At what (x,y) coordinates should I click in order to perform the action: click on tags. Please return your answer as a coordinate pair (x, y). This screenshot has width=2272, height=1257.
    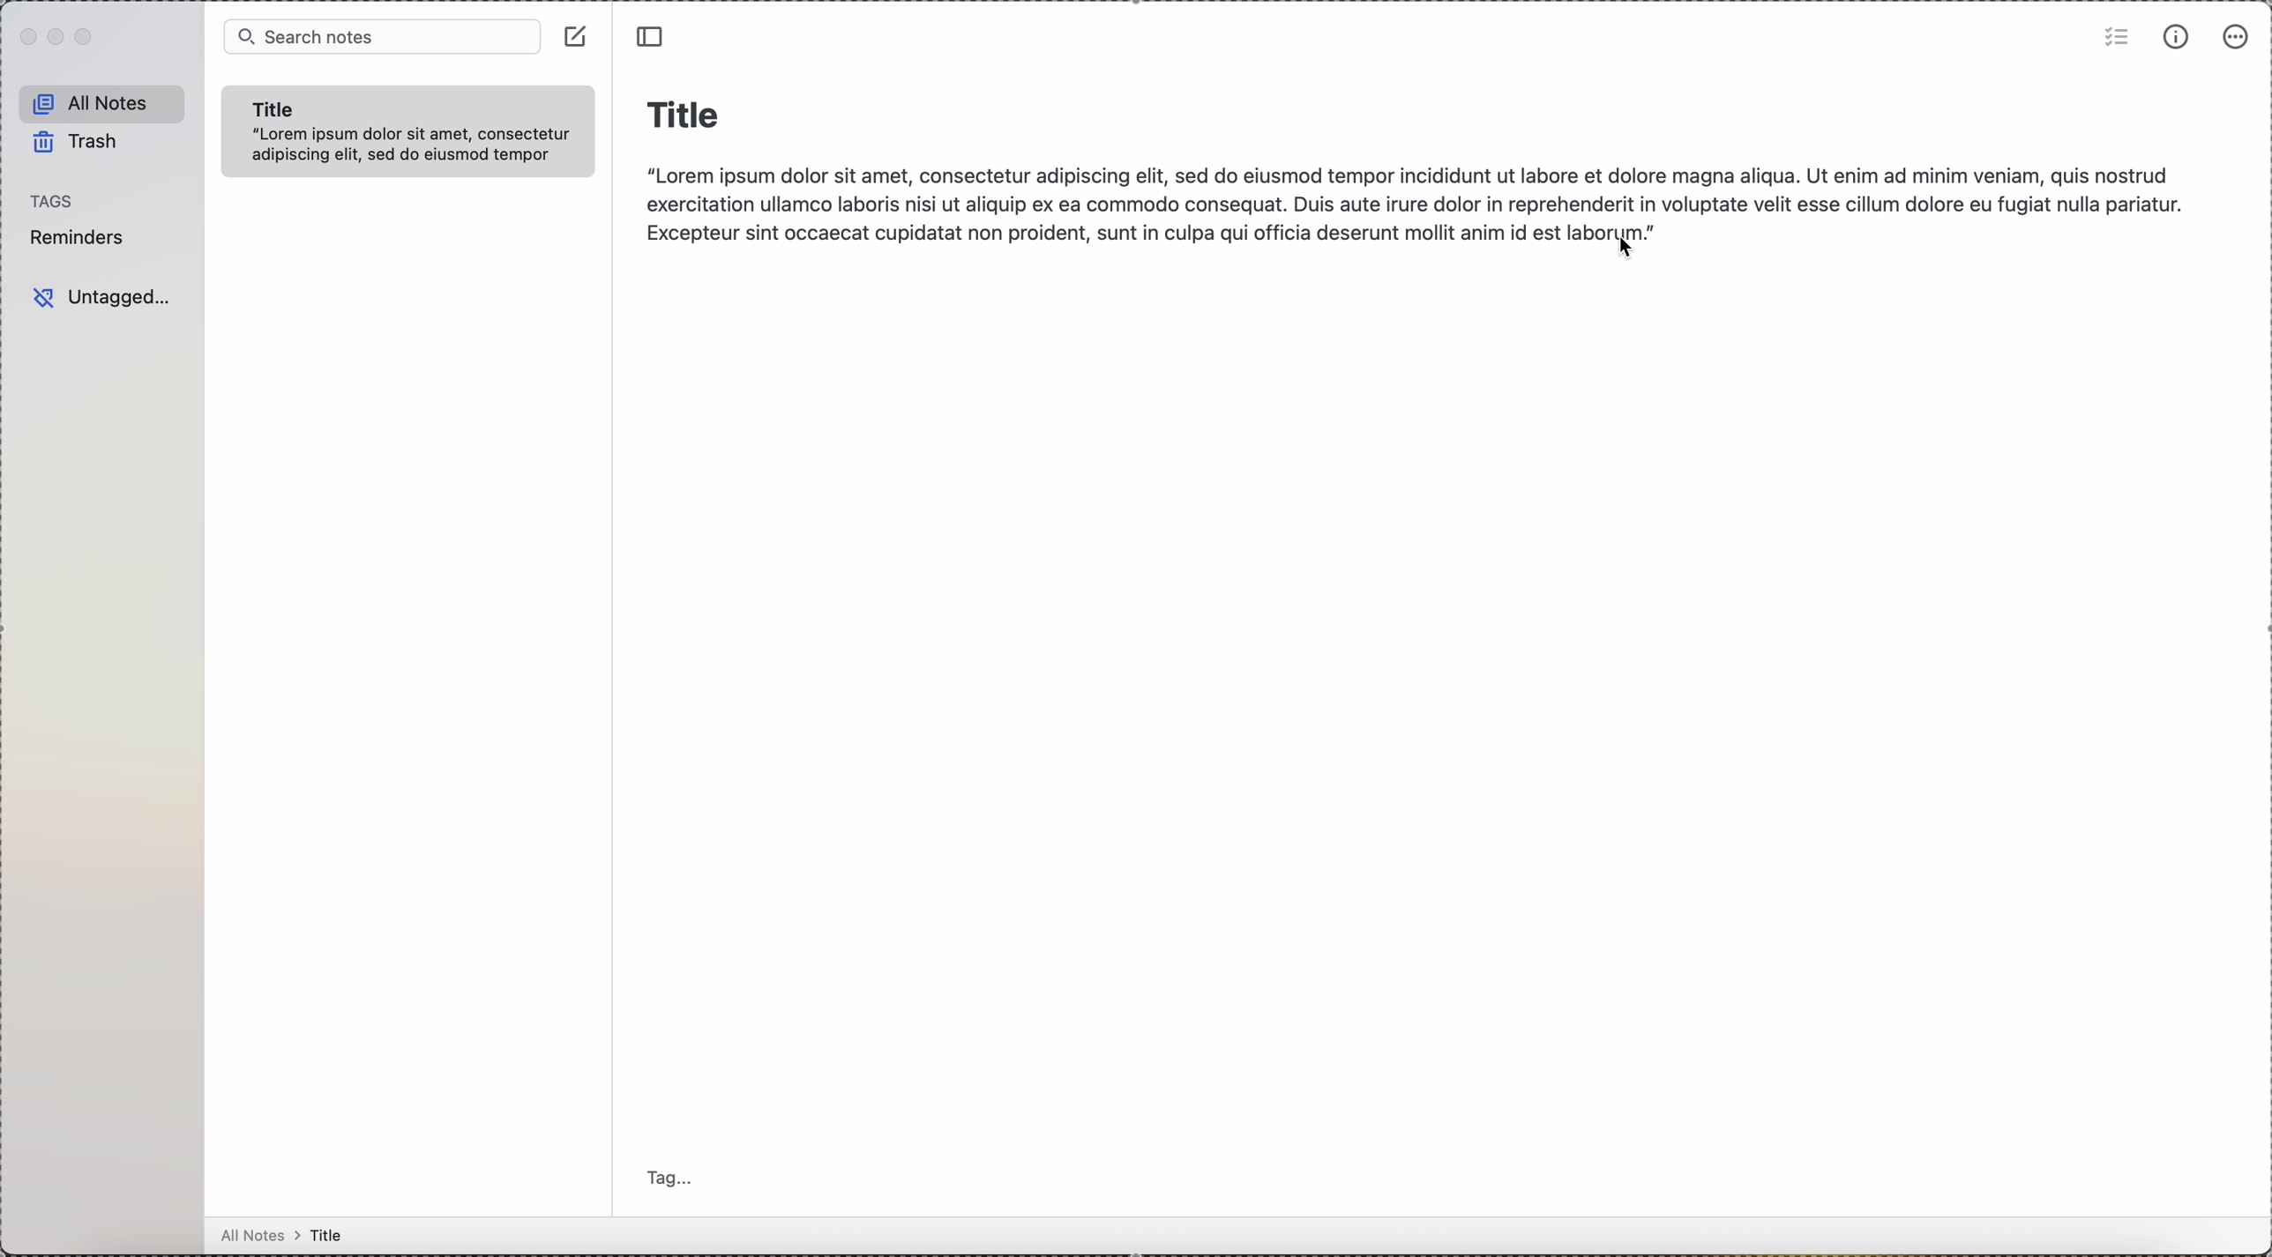
    Looking at the image, I should click on (56, 201).